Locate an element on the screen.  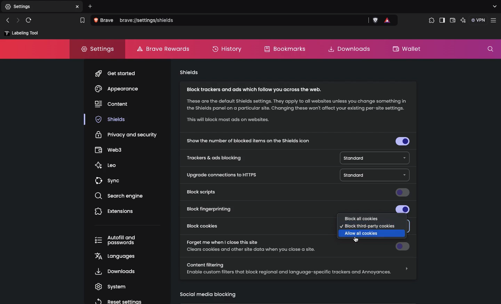
Social media blocking is located at coordinates (209, 295).